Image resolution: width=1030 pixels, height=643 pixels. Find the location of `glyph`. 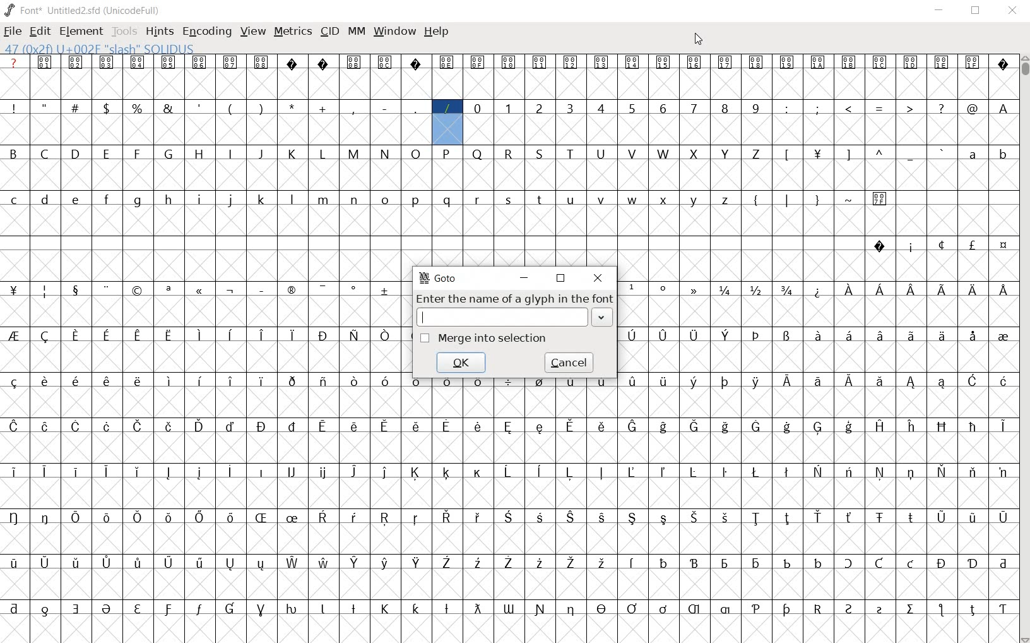

glyph is located at coordinates (571, 610).